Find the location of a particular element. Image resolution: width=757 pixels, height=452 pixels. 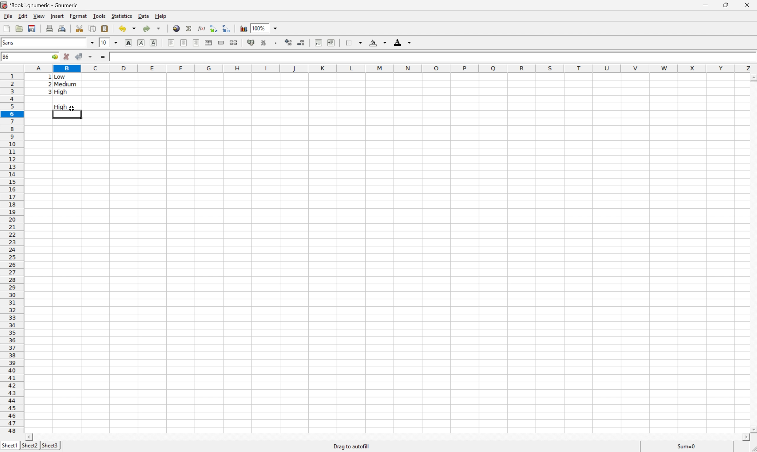

Minimize is located at coordinates (705, 4).